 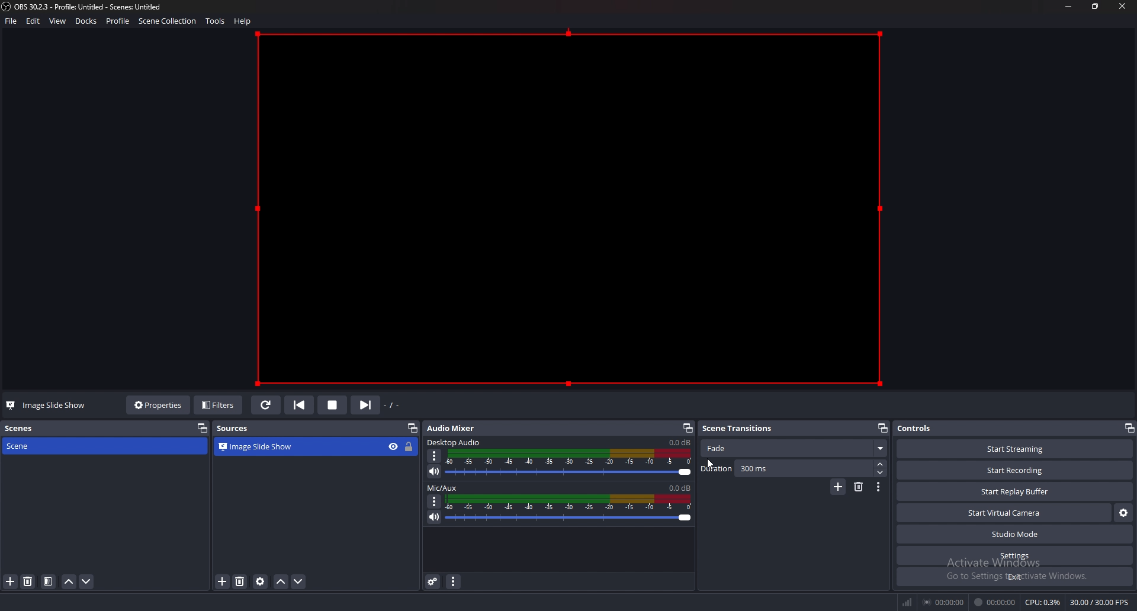 I want to click on transition properties, so click(x=879, y=487).